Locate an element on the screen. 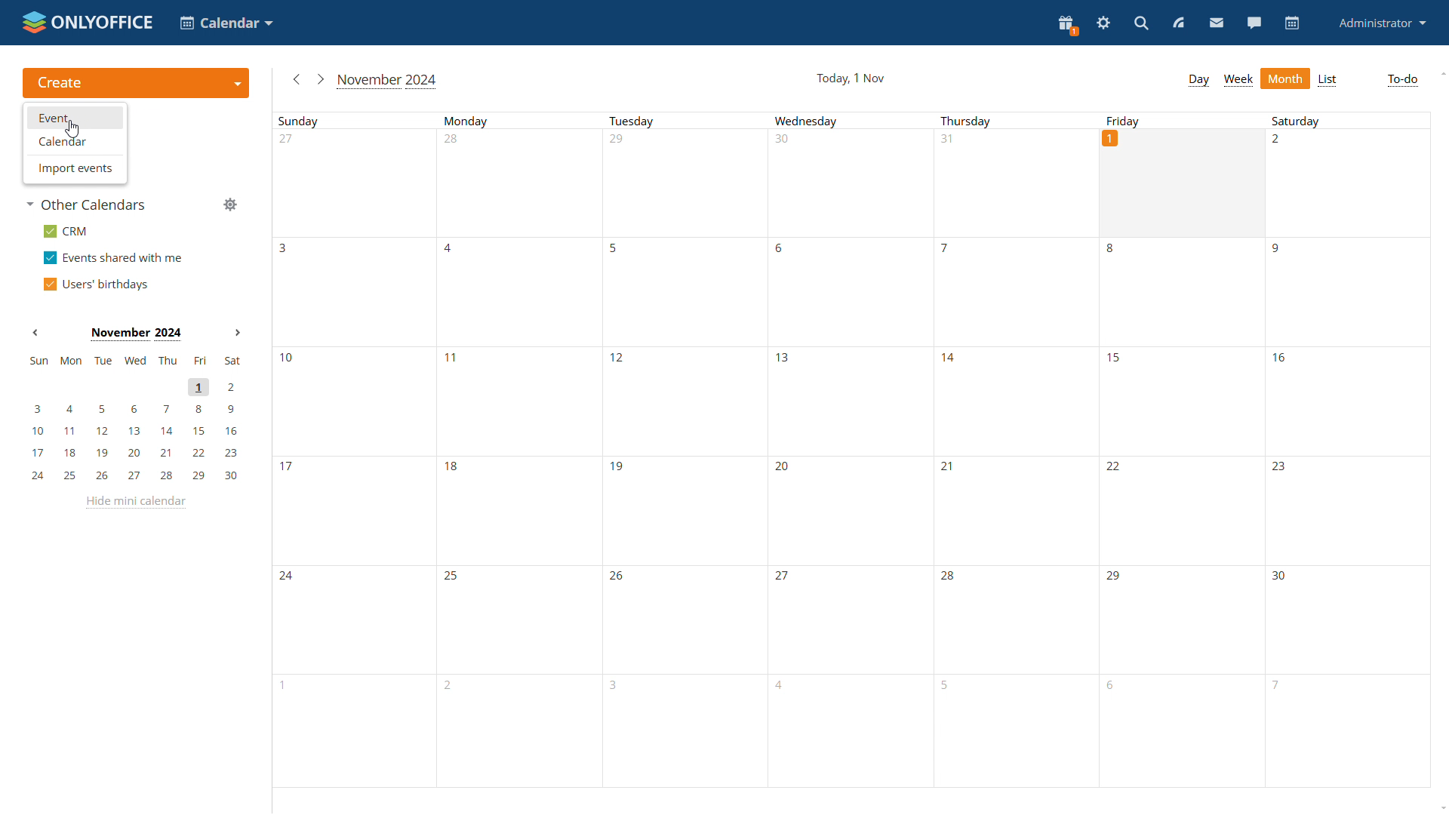  import events is located at coordinates (75, 168).